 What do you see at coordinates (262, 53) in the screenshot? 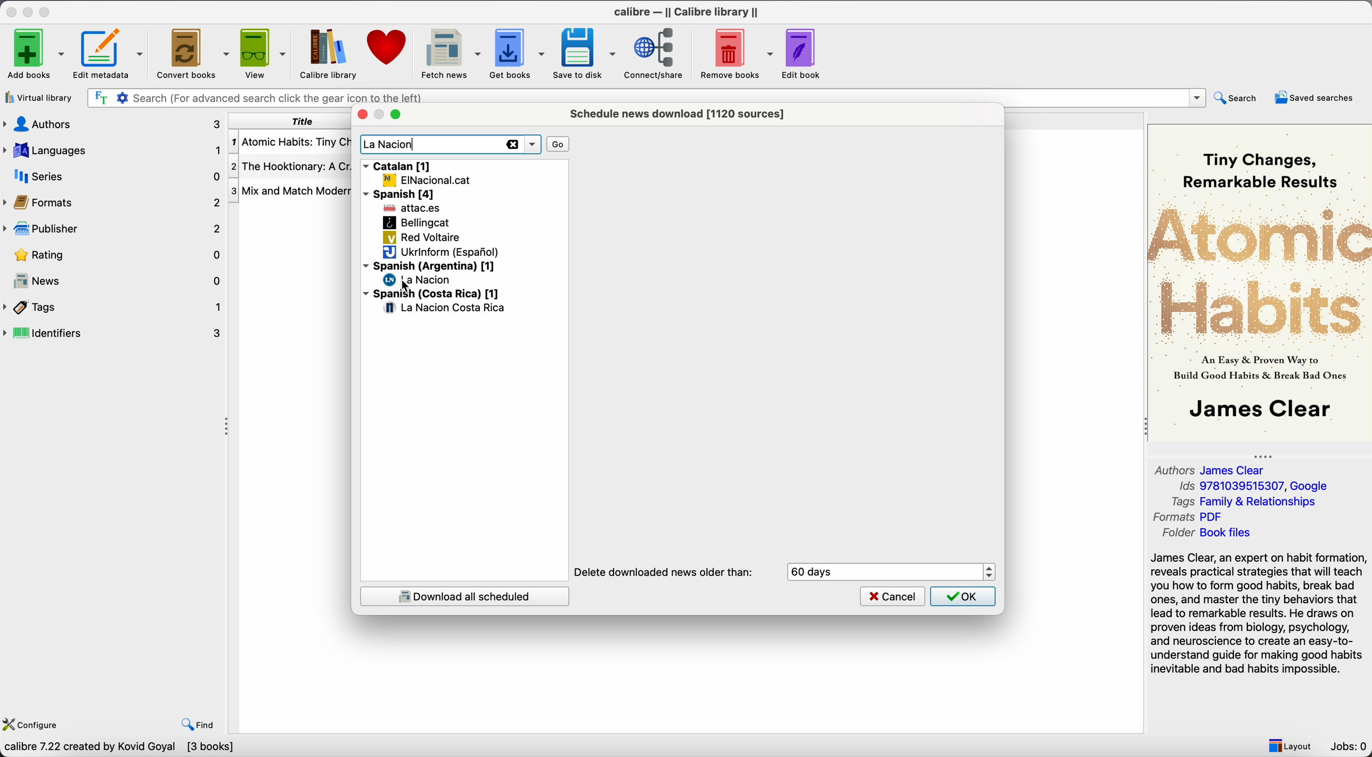
I see `view` at bounding box center [262, 53].